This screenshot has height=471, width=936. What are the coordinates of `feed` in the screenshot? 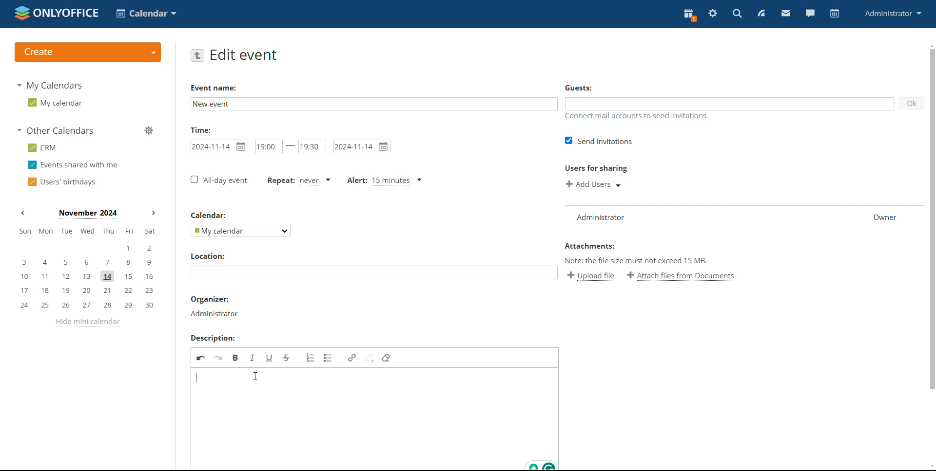 It's located at (761, 14).